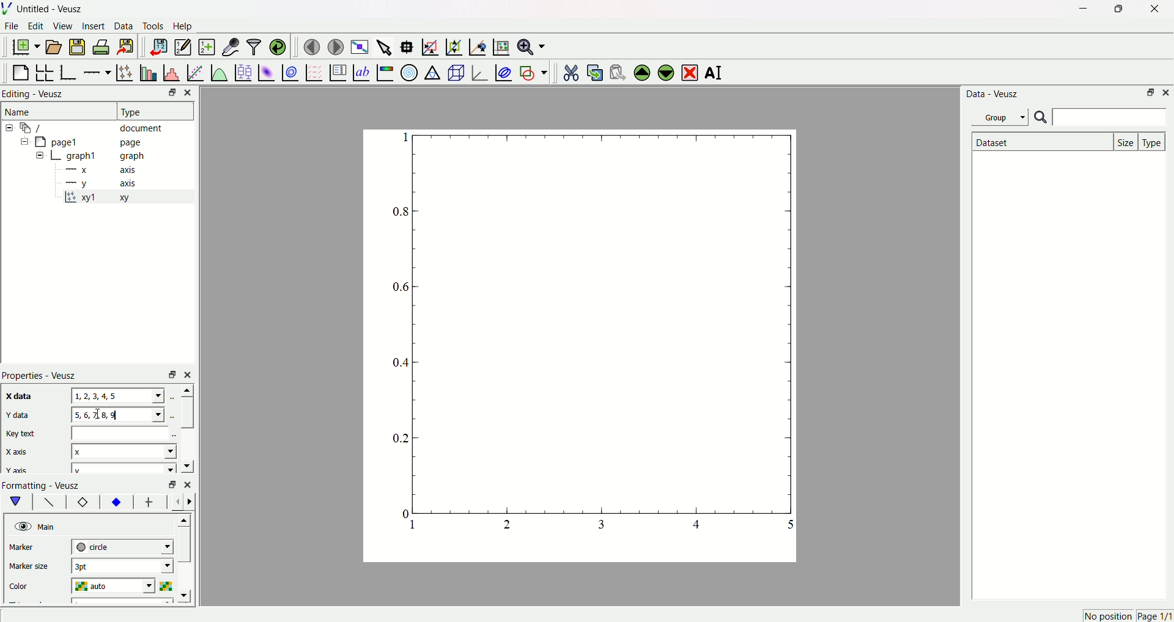 This screenshot has height=622, width=1174. Describe the element at coordinates (1116, 9) in the screenshot. I see `Maximize` at that location.